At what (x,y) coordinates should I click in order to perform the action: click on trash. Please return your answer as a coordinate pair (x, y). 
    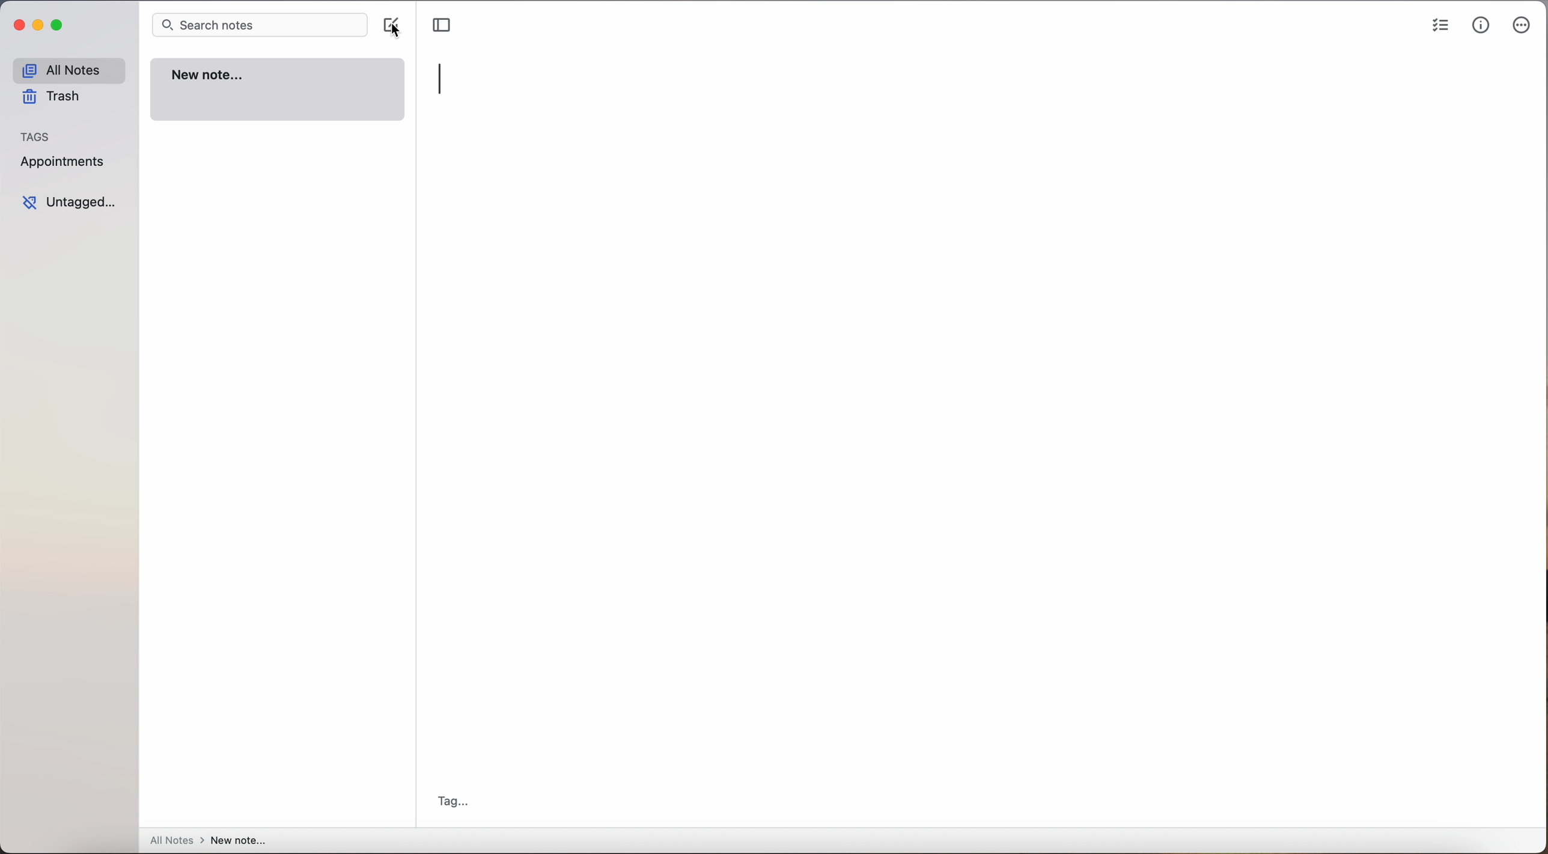
    Looking at the image, I should click on (57, 96).